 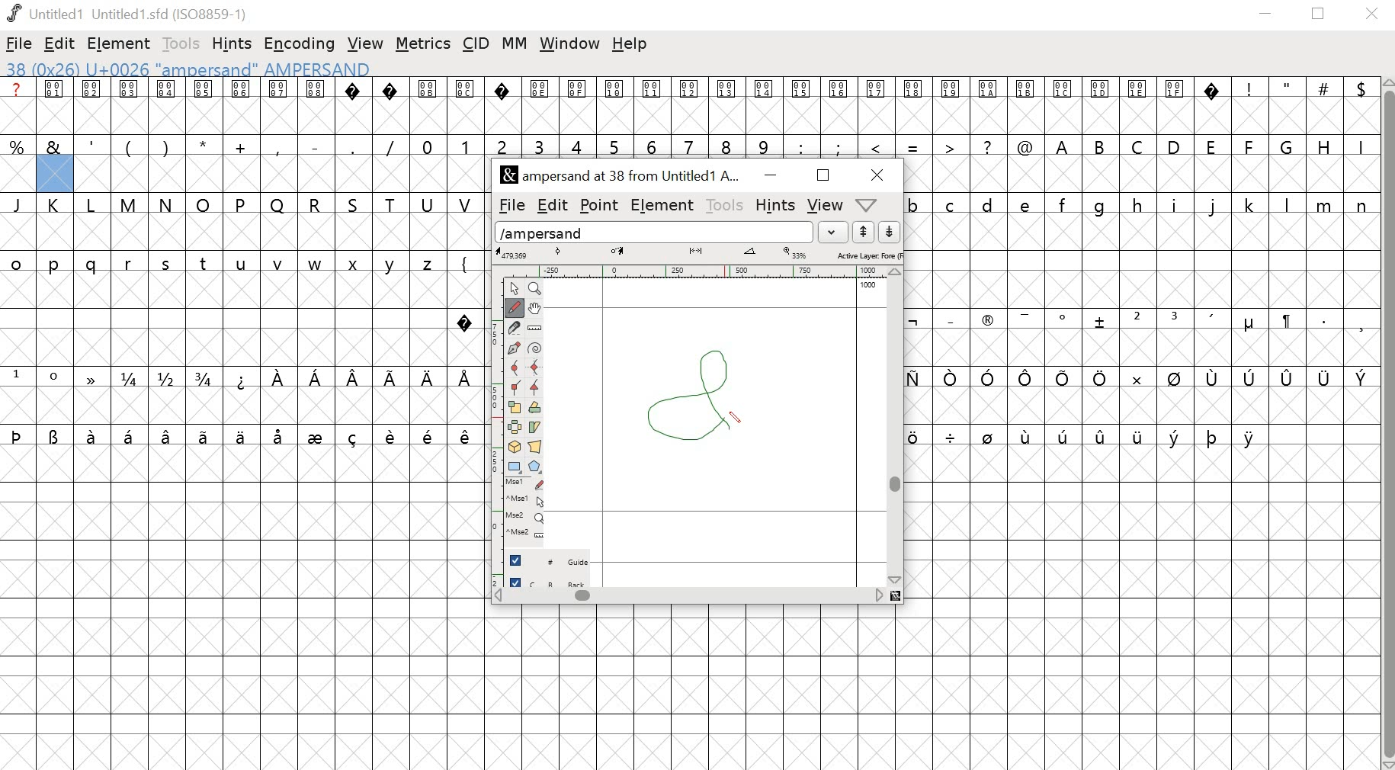 I want to click on R, so click(x=316, y=202).